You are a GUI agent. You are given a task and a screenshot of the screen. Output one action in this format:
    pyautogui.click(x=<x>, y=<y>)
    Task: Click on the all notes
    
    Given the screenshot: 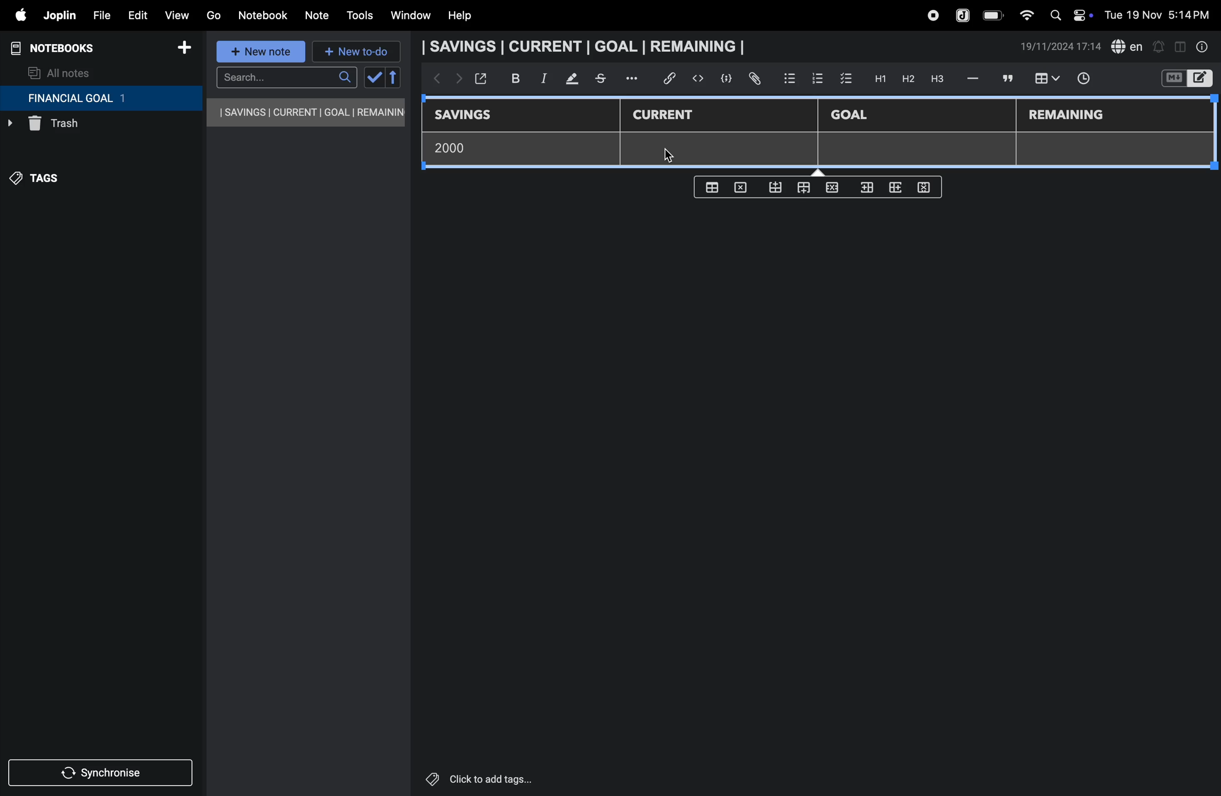 What is the action you would take?
    pyautogui.click(x=60, y=72)
    